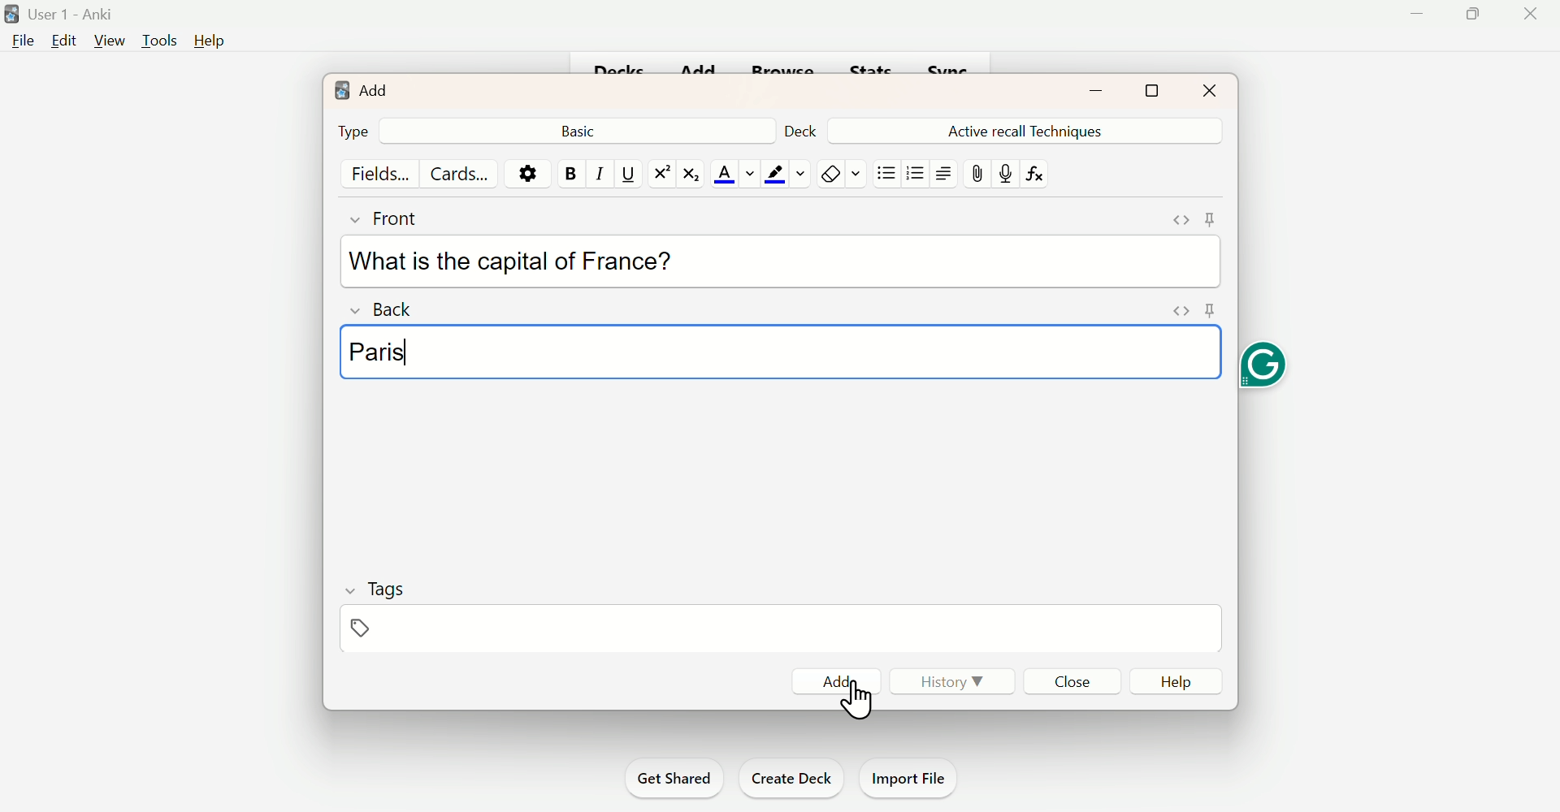  I want to click on Subscript, so click(690, 175).